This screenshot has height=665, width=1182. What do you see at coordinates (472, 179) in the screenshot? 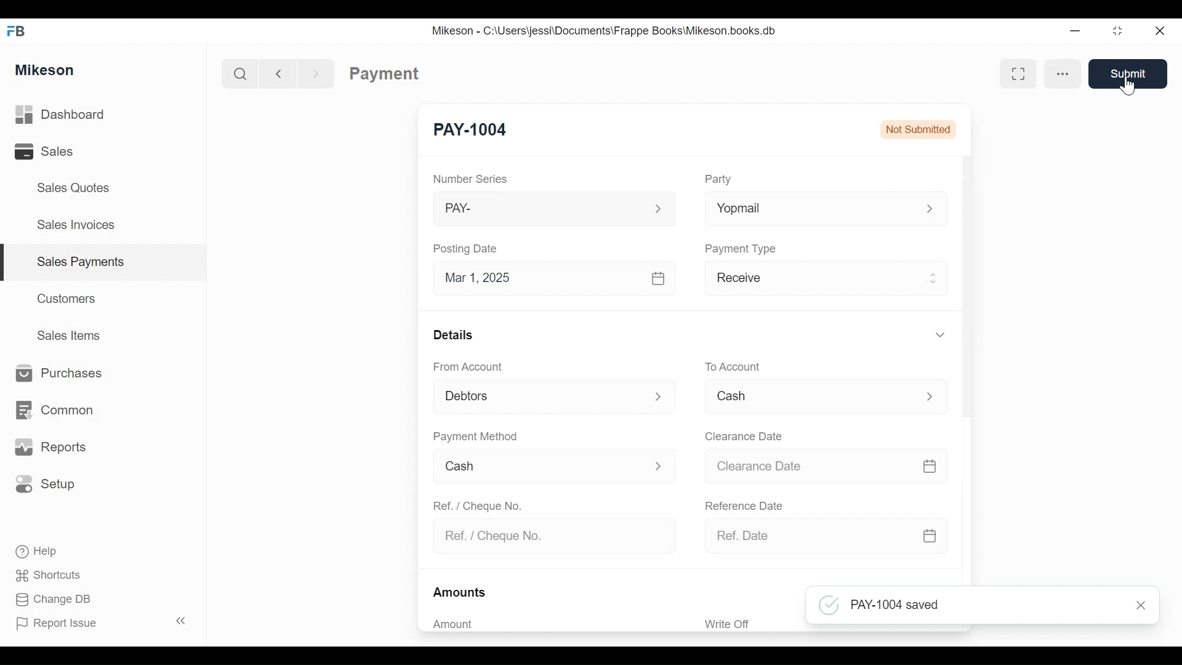
I see `Number Series` at bounding box center [472, 179].